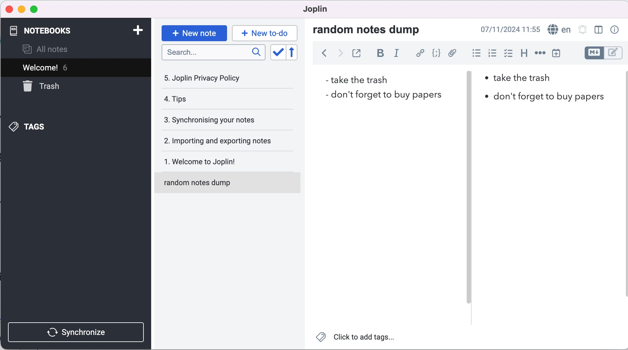 Image resolution: width=628 pixels, height=350 pixels. I want to click on click to add tags, so click(358, 338).